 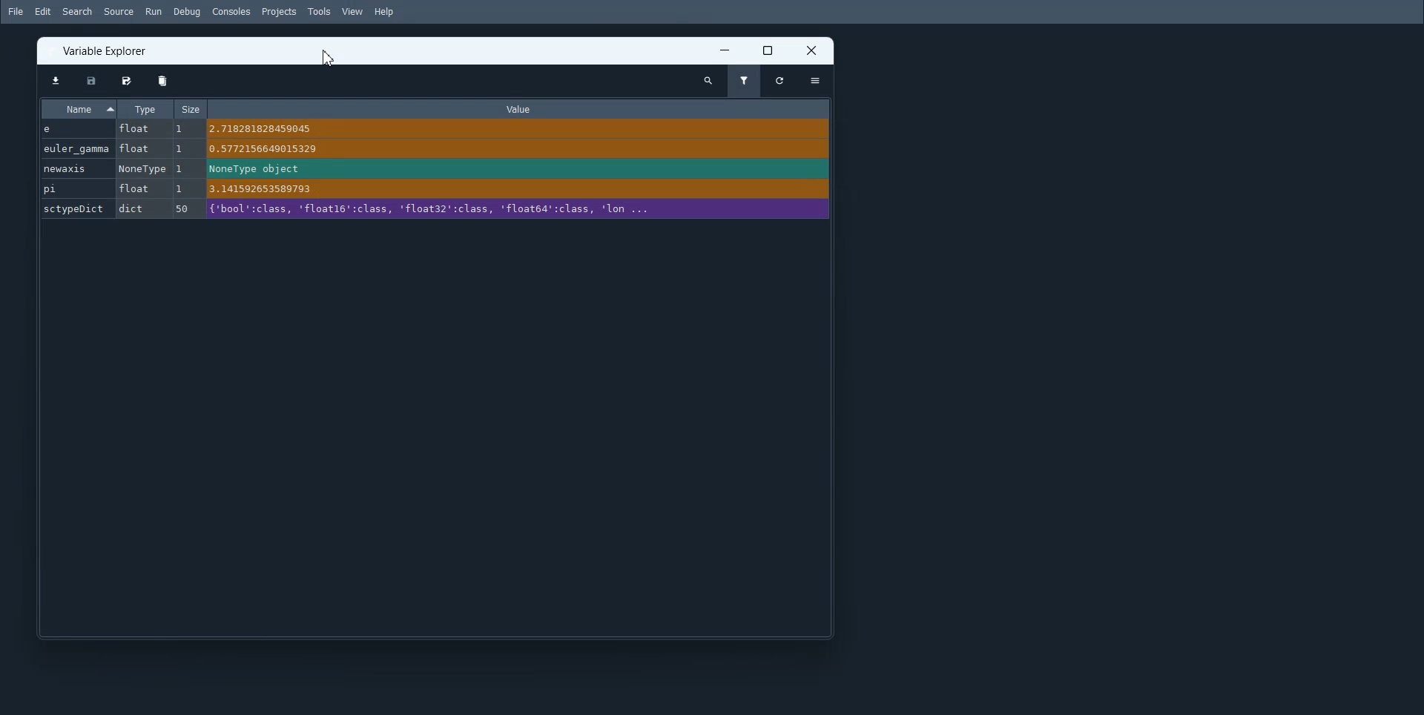 I want to click on Run, so click(x=154, y=12).